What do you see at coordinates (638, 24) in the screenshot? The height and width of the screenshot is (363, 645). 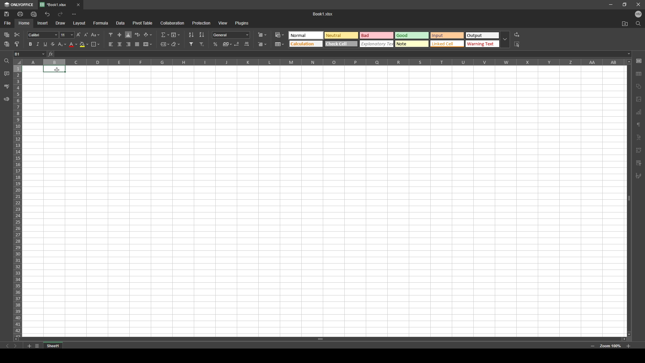 I see `search` at bounding box center [638, 24].